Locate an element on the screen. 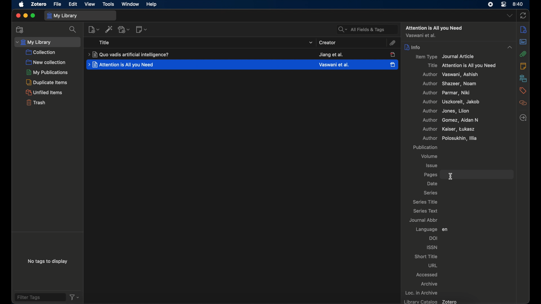  url is located at coordinates (433, 266).